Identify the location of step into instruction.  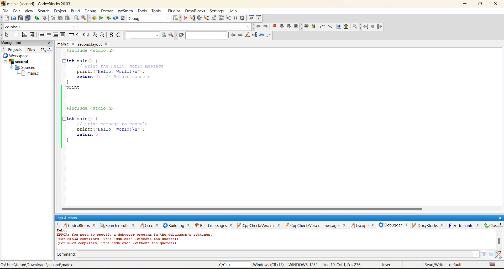
(228, 18).